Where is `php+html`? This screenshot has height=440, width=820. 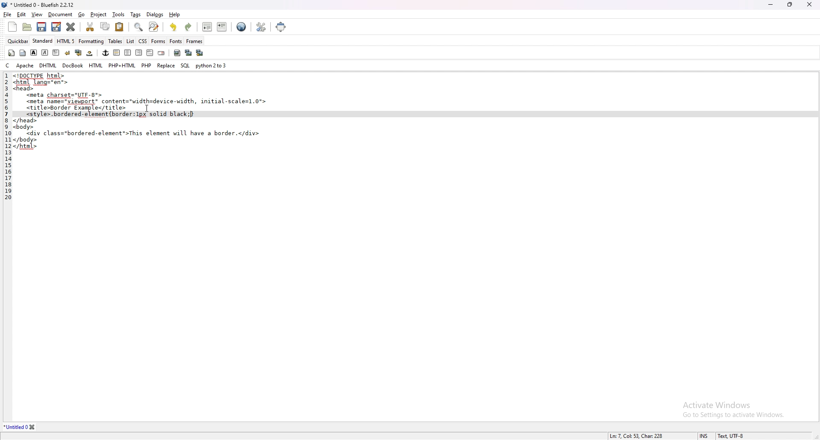
php+html is located at coordinates (122, 65).